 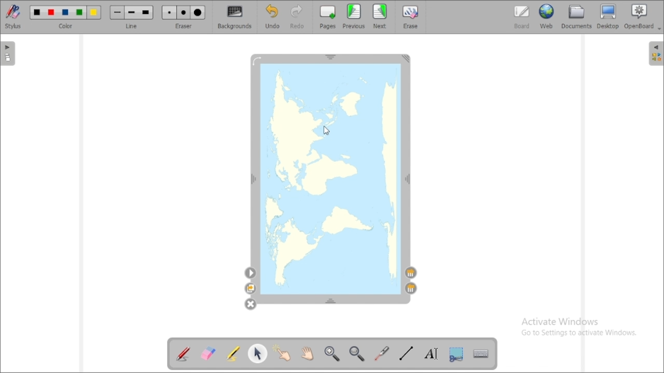 What do you see at coordinates (232, 353) in the screenshot?
I see `highlight` at bounding box center [232, 353].